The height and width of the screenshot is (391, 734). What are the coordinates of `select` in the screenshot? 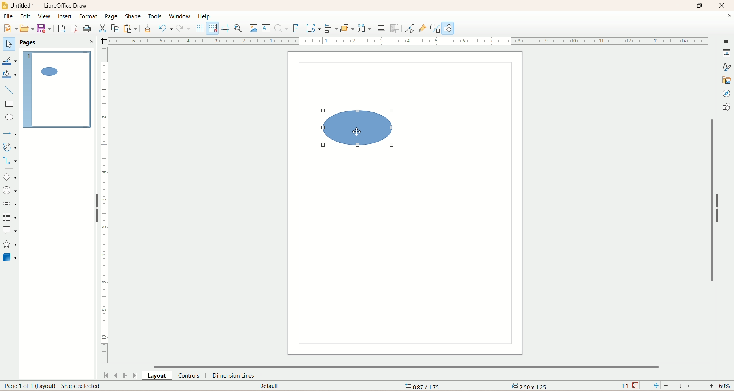 It's located at (9, 44).